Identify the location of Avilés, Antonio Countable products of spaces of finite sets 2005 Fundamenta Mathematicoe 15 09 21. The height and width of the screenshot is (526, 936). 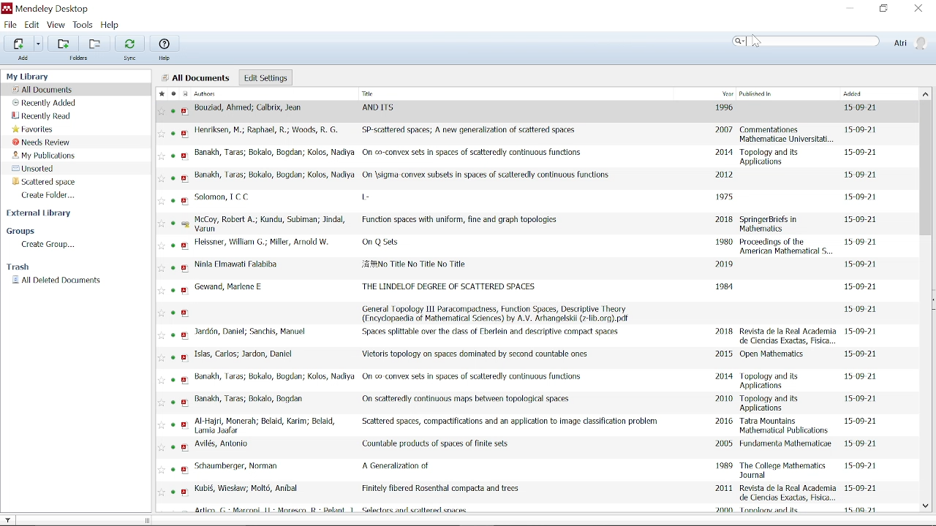
(532, 448).